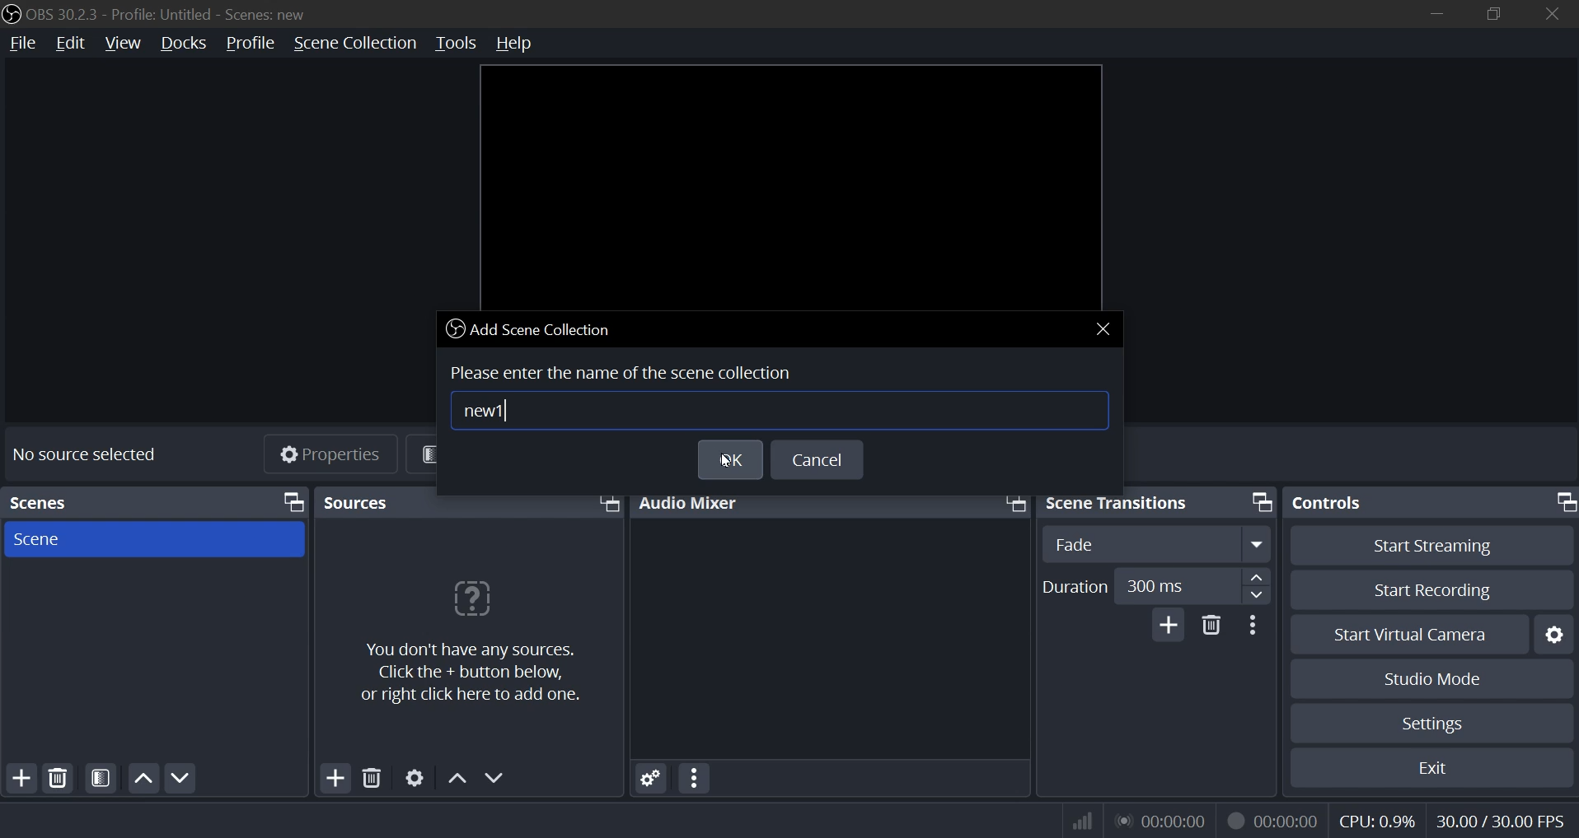  Describe the element at coordinates (816, 459) in the screenshot. I see `cancel` at that location.